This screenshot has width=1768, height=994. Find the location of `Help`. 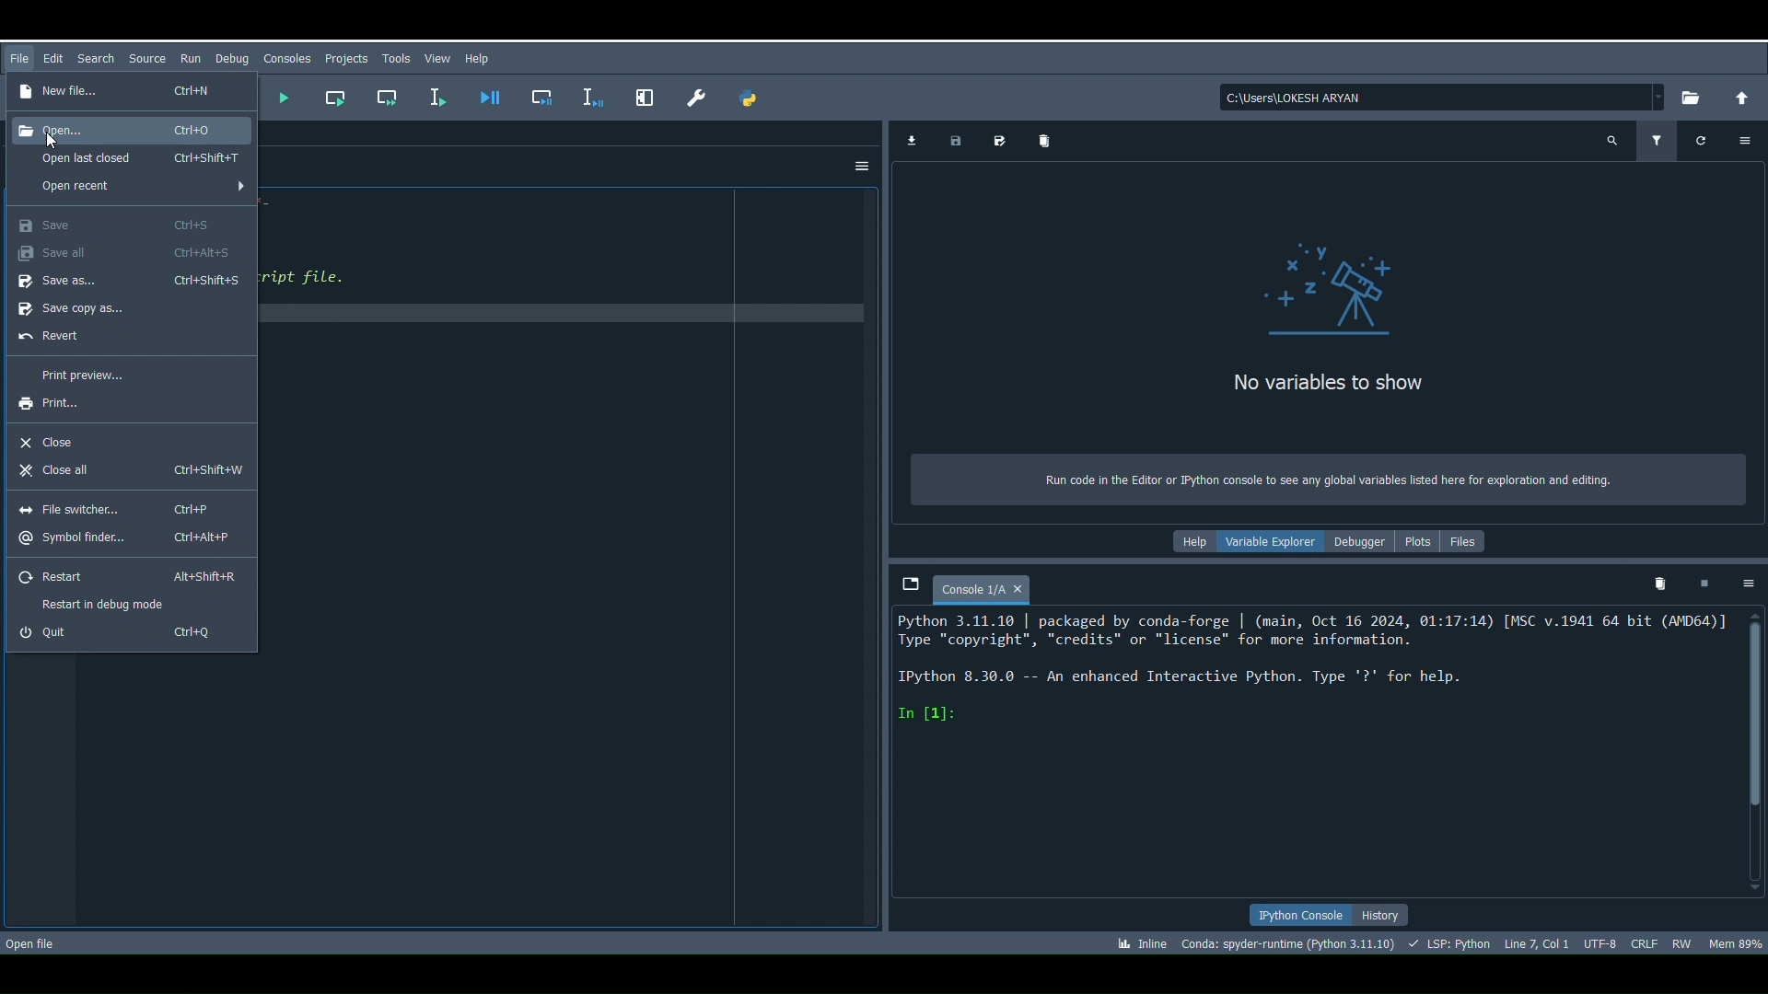

Help is located at coordinates (479, 58).